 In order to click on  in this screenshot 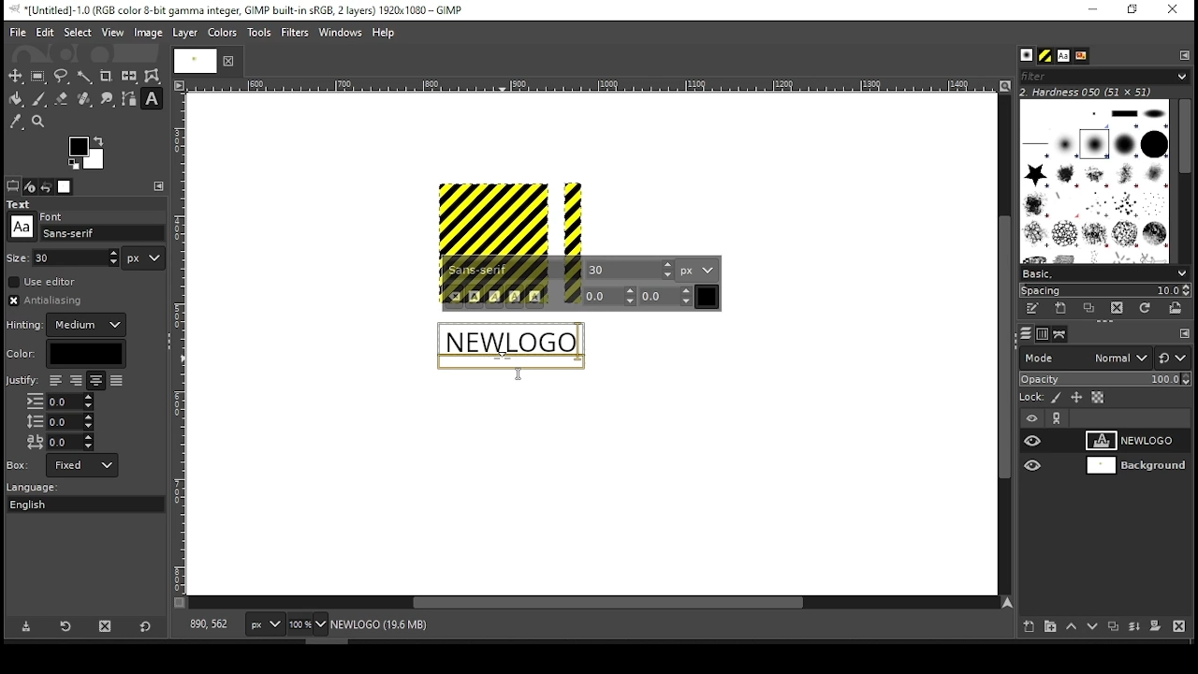, I will do `click(22, 227)`.